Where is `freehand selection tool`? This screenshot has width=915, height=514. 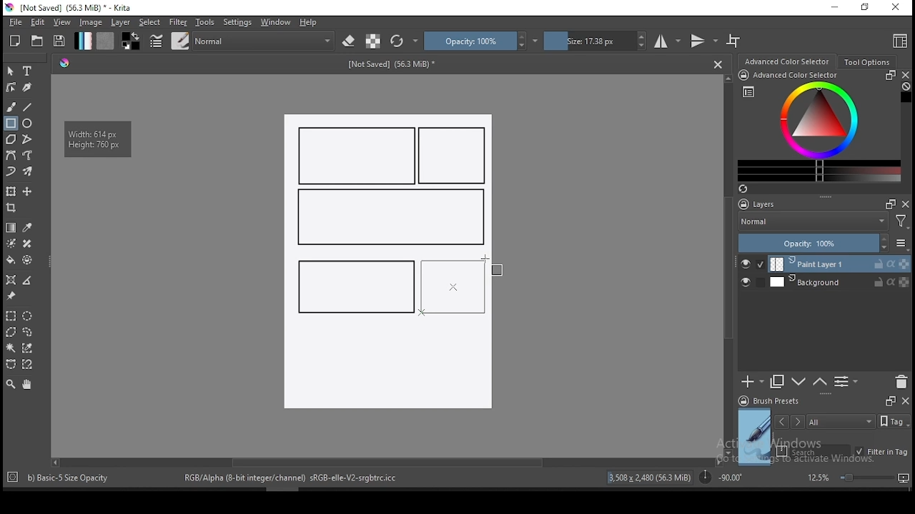 freehand selection tool is located at coordinates (28, 332).